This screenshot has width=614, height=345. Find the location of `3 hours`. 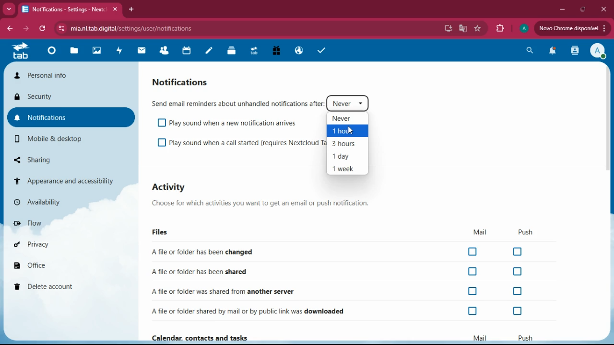

3 hours is located at coordinates (347, 145).